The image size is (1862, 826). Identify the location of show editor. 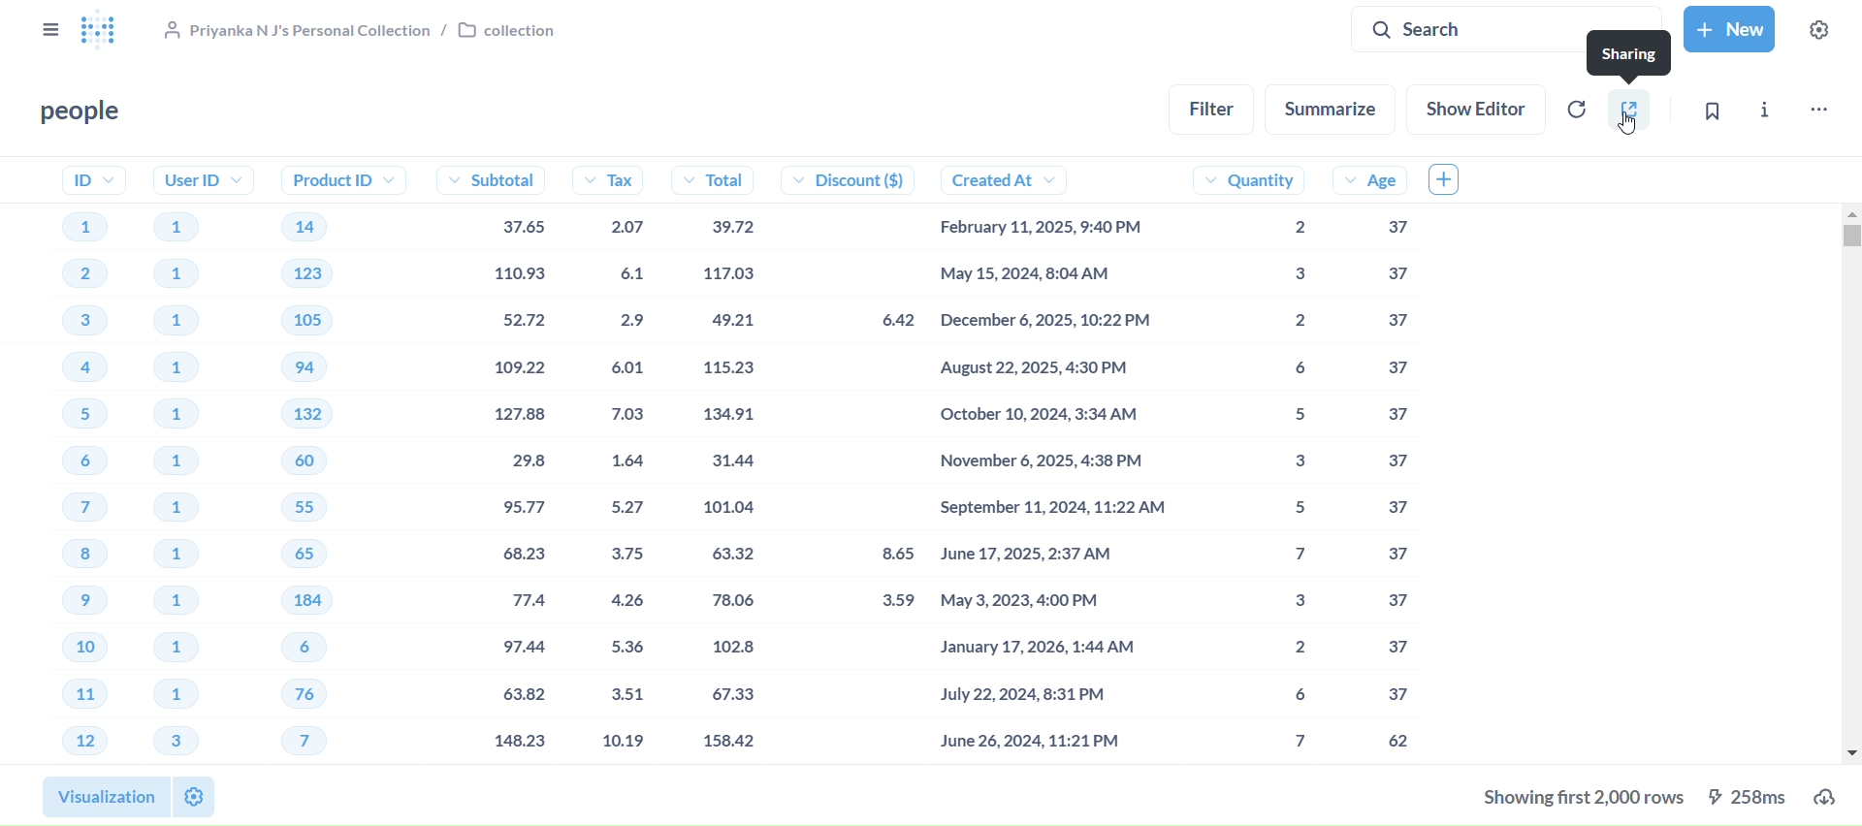
(1476, 110).